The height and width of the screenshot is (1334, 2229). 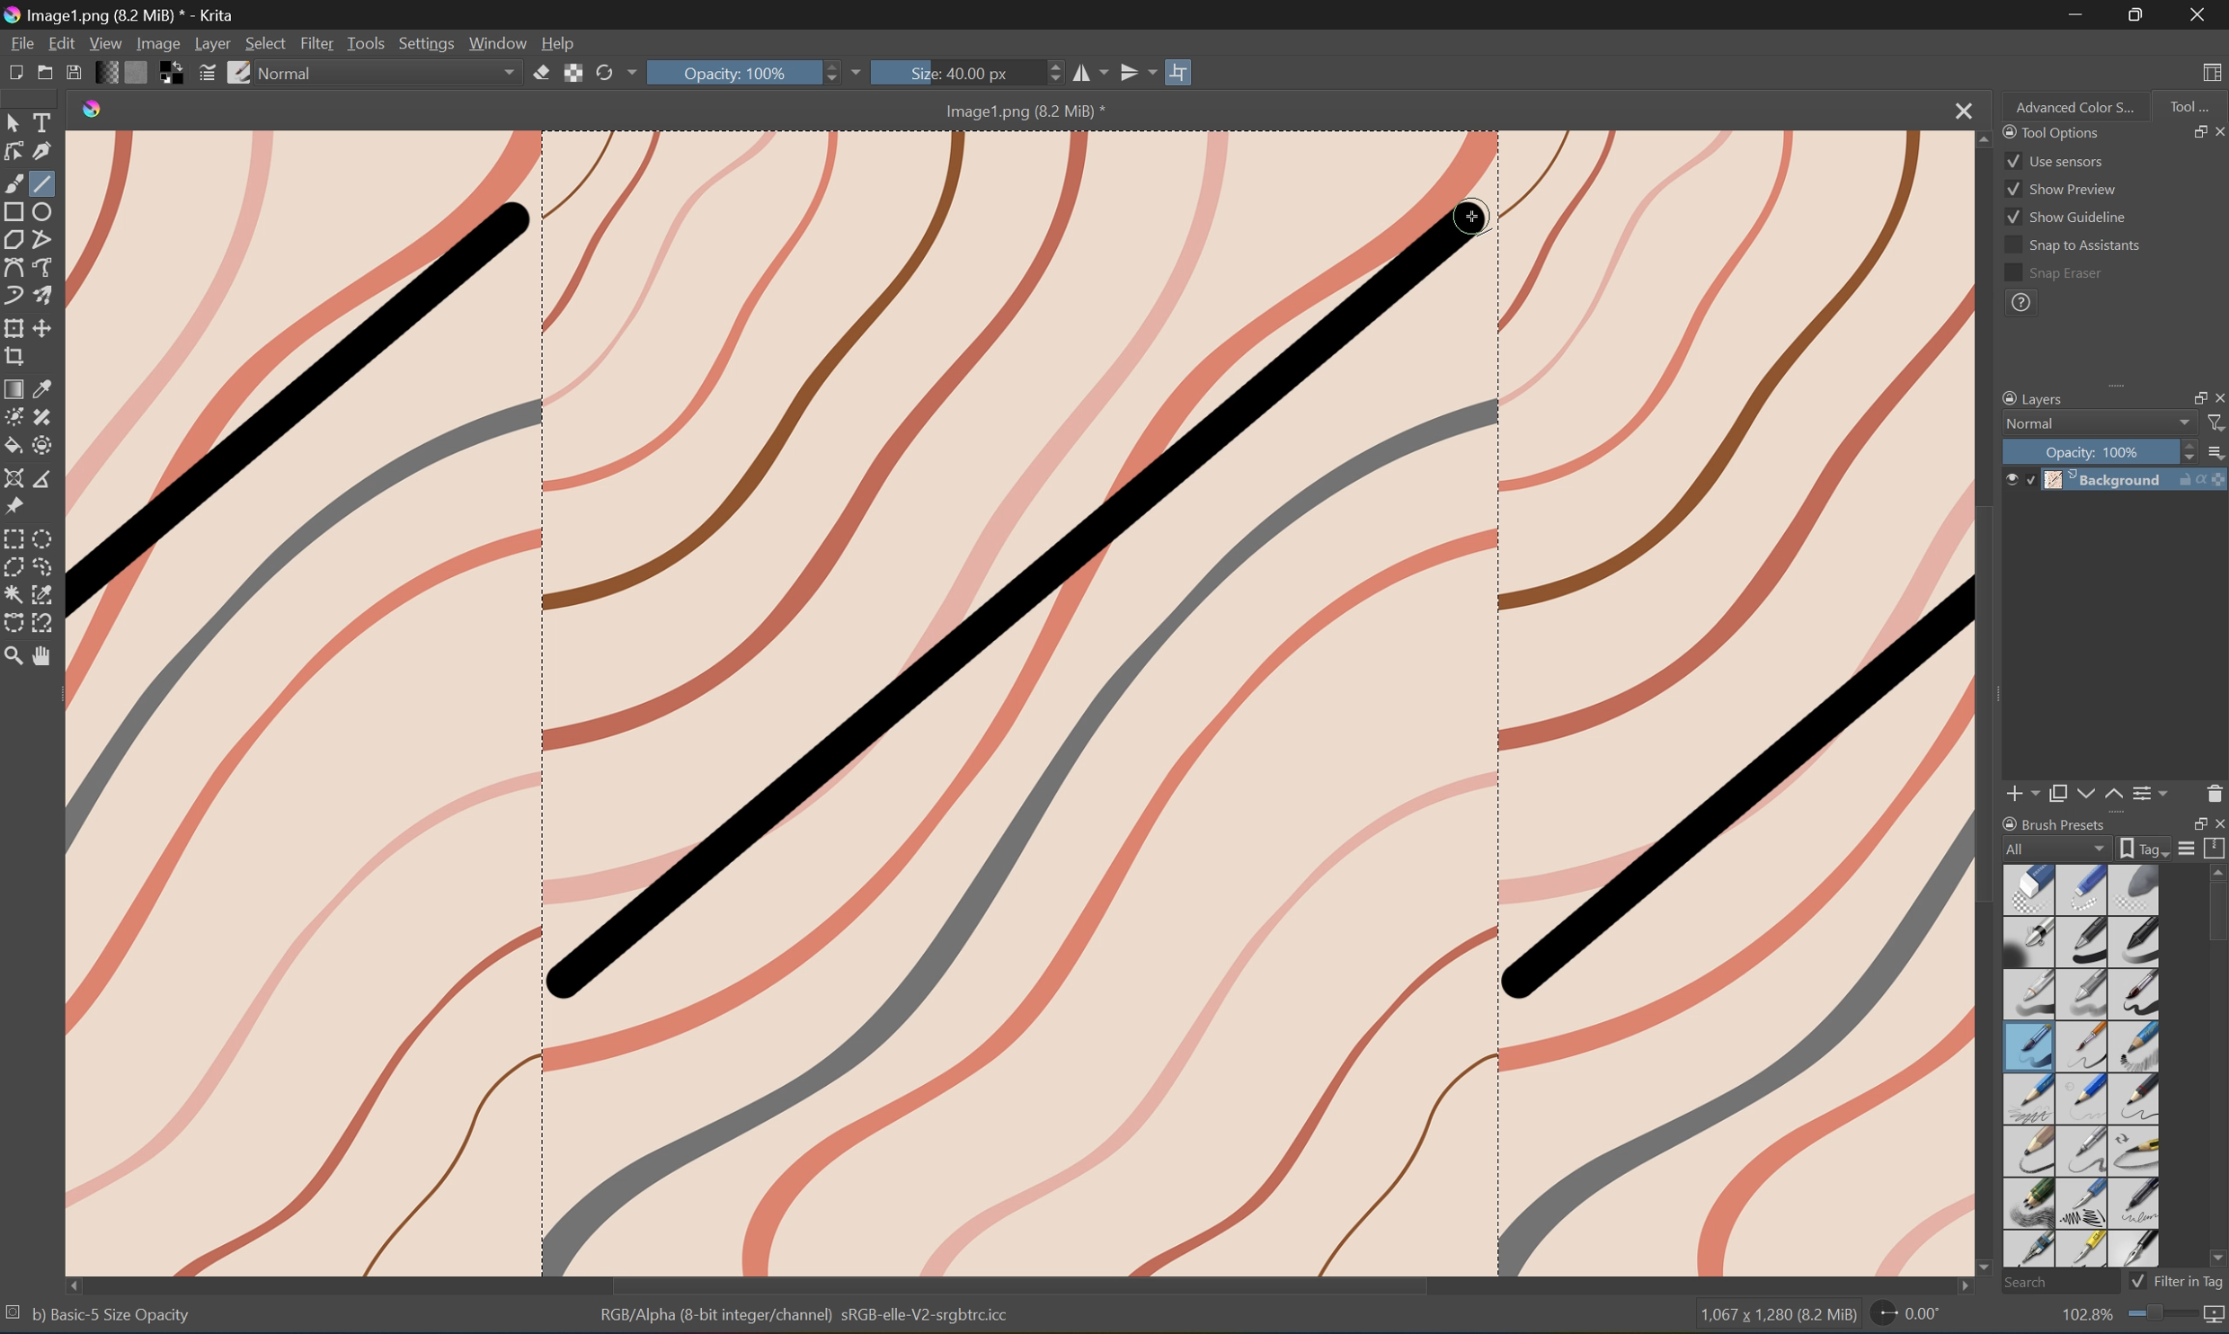 I want to click on Opacity: 100%, so click(x=2094, y=451).